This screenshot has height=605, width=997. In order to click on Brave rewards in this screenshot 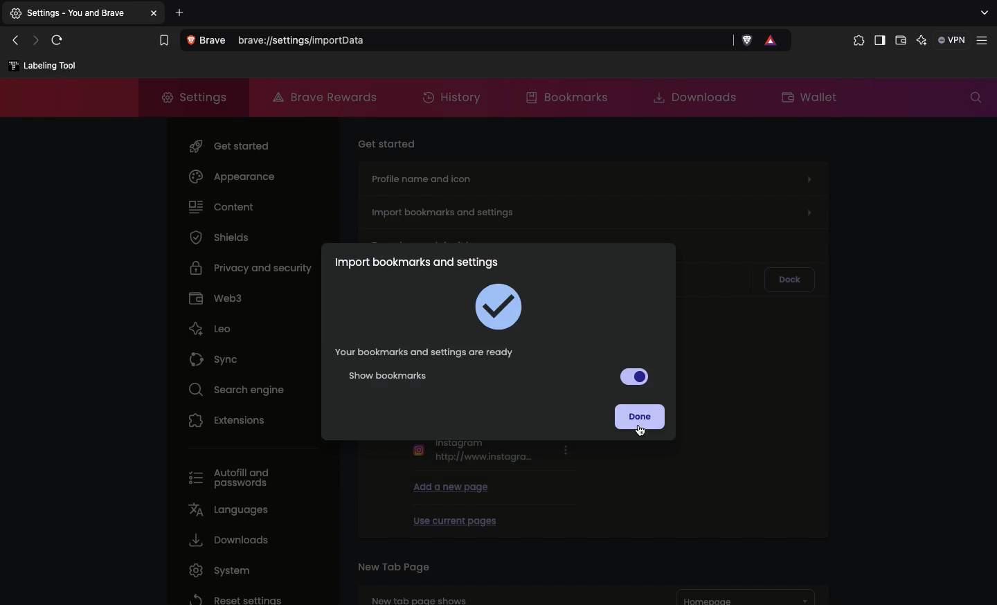, I will do `click(327, 97)`.